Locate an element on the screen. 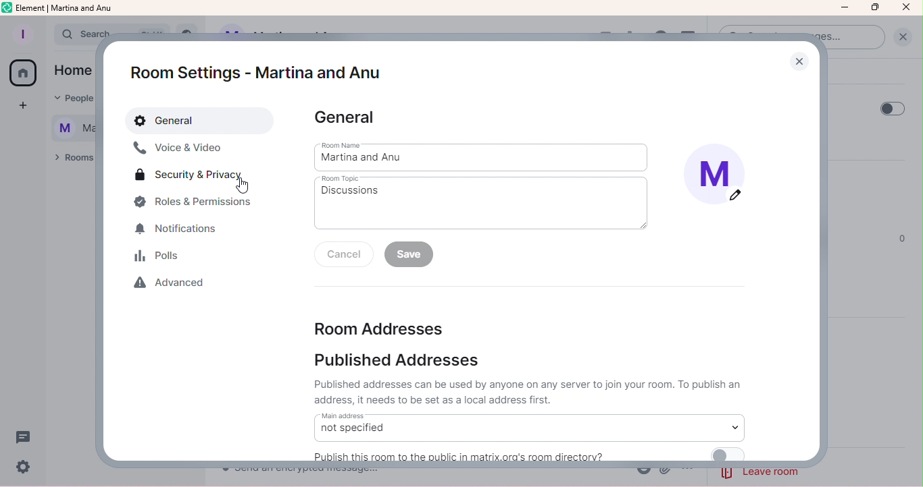 The height and width of the screenshot is (487, 923). Advanced is located at coordinates (173, 284).